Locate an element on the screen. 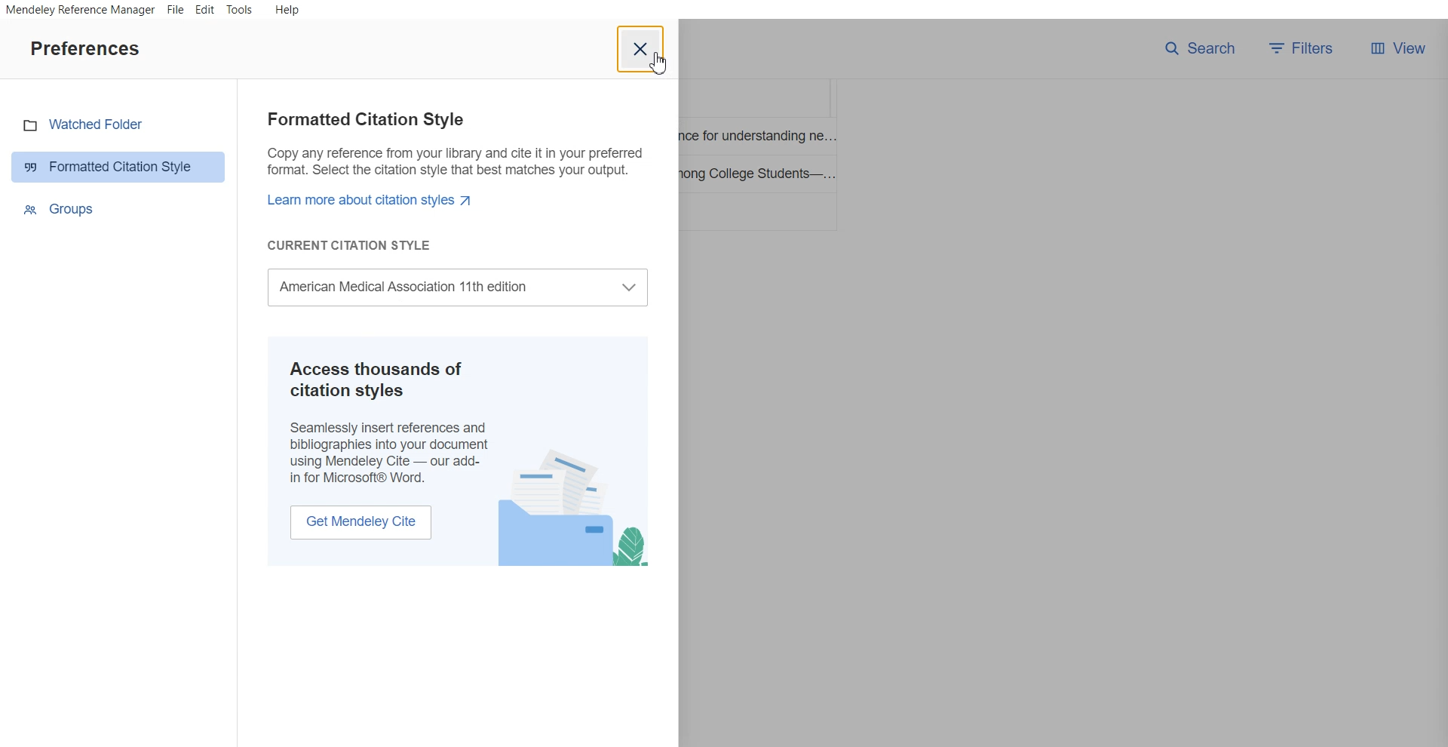 This screenshot has width=1448, height=747. Tools is located at coordinates (240, 11).